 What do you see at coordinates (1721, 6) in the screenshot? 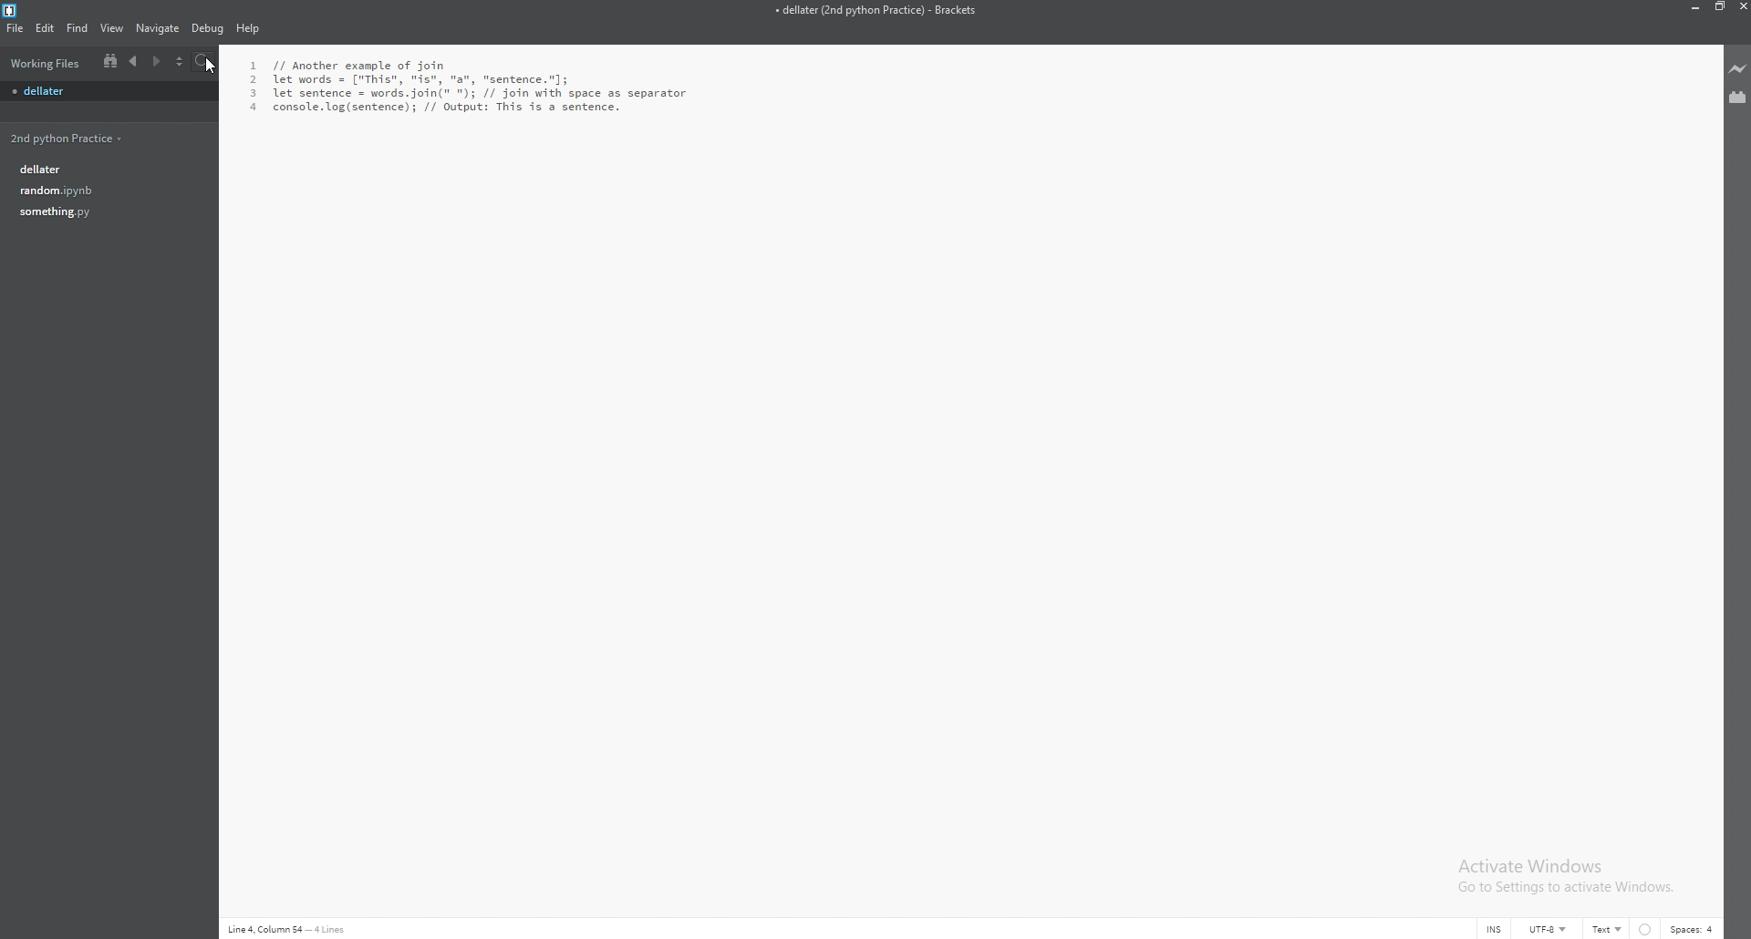
I see `resize` at bounding box center [1721, 6].